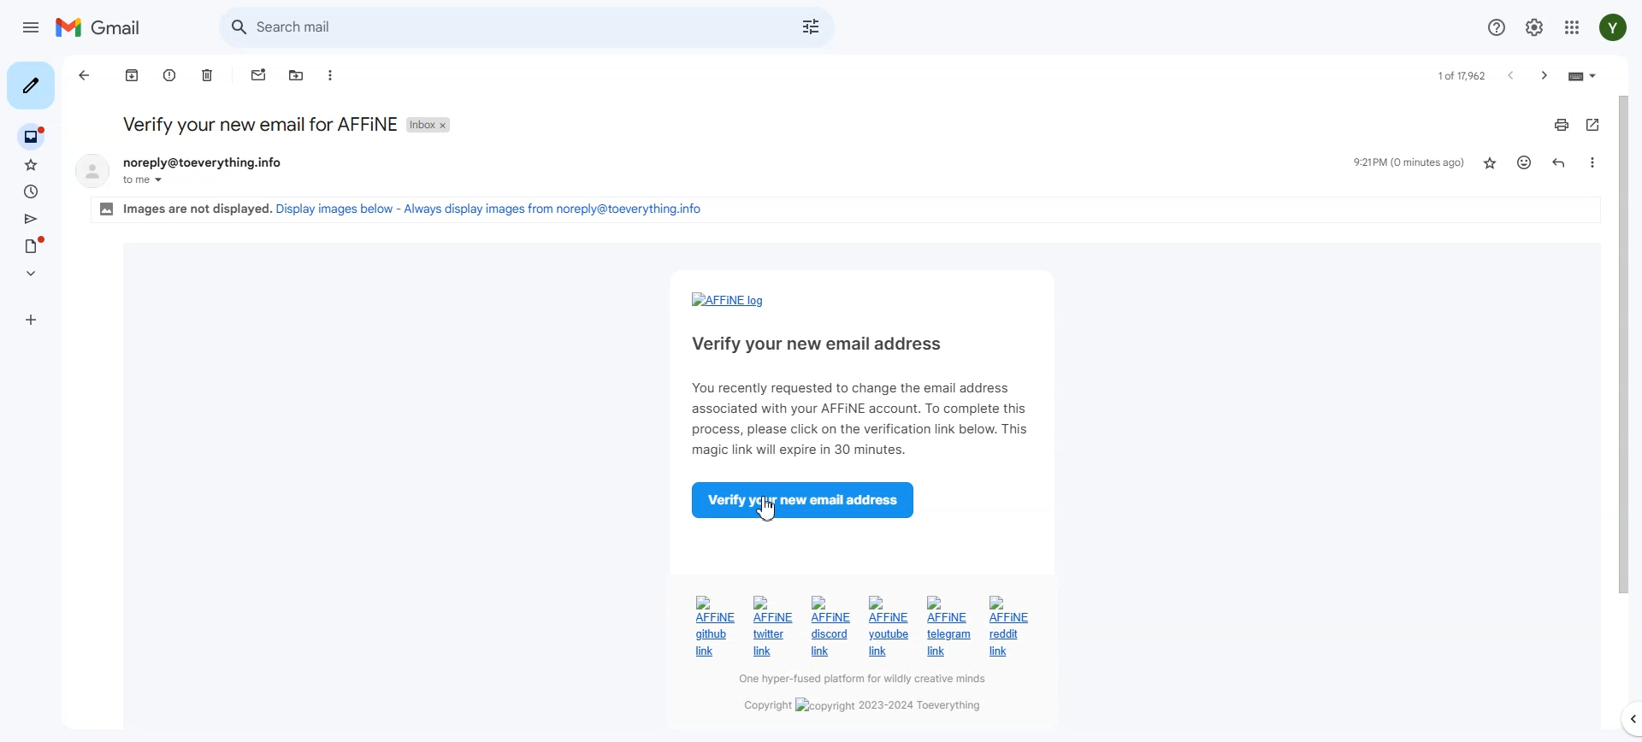 The height and width of the screenshot is (742, 1642). I want to click on Delete mail, so click(218, 76).